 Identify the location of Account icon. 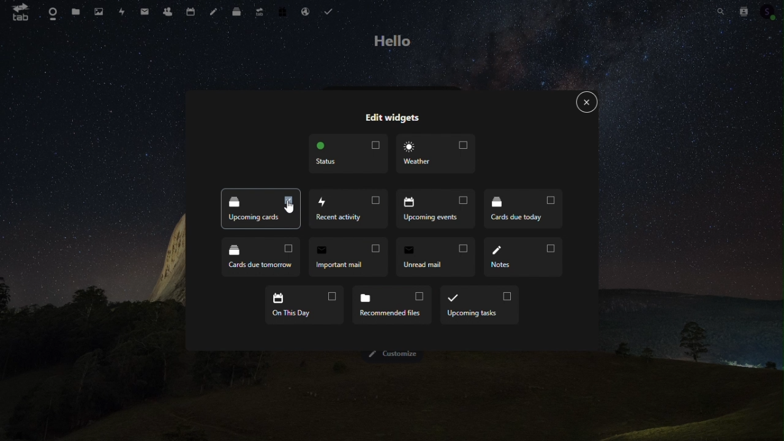
(771, 12).